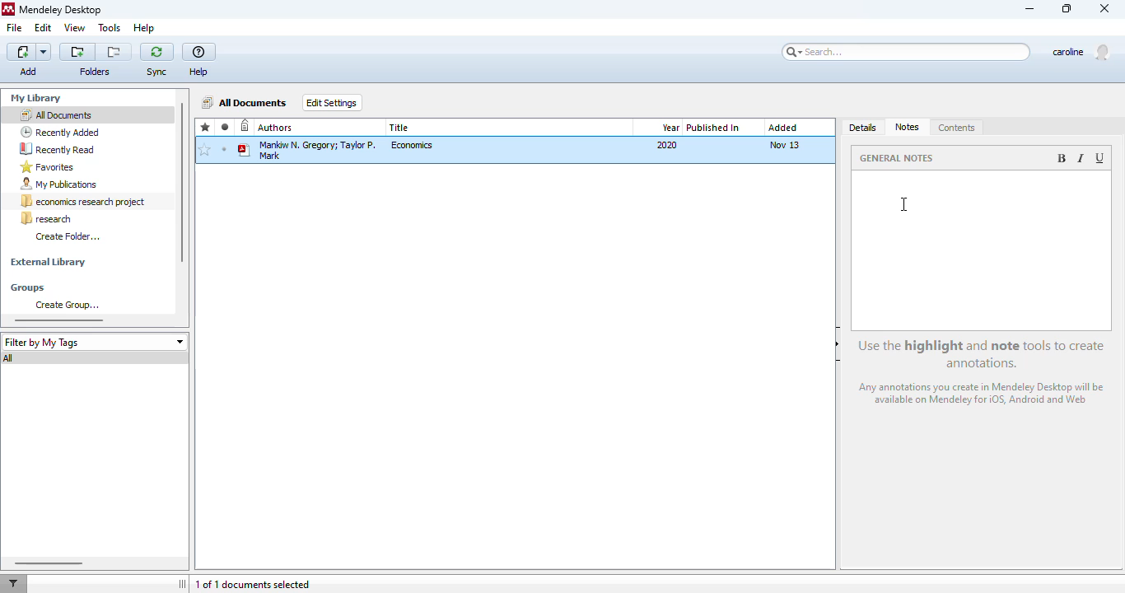 The width and height of the screenshot is (1125, 593). I want to click on filter by my tags, so click(94, 342).